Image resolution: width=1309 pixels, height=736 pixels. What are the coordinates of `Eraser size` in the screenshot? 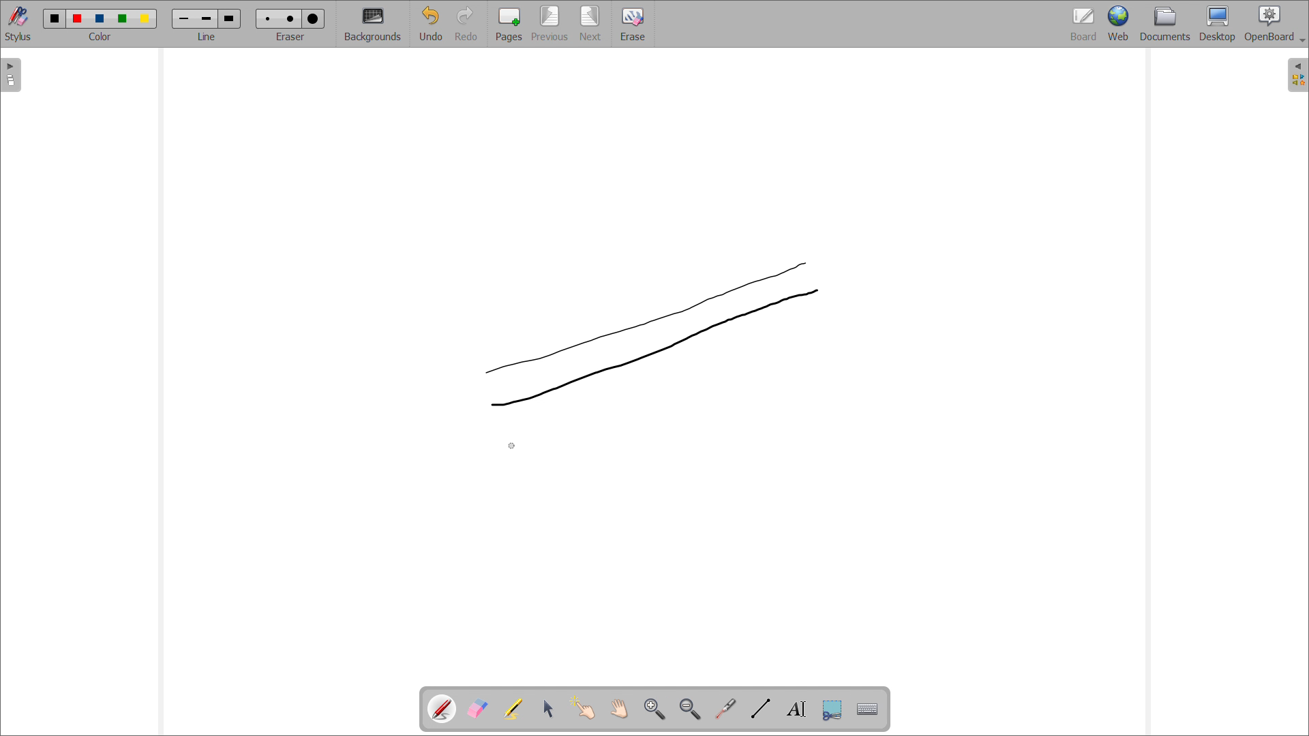 It's located at (269, 18).